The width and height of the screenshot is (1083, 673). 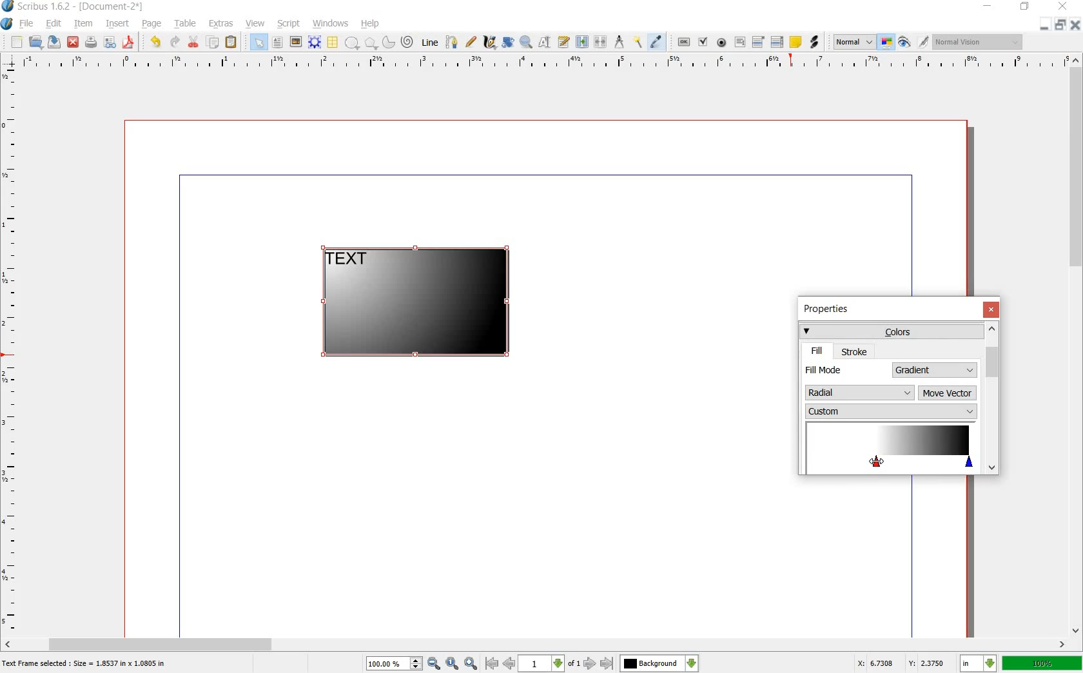 I want to click on preflight verifier, so click(x=109, y=43).